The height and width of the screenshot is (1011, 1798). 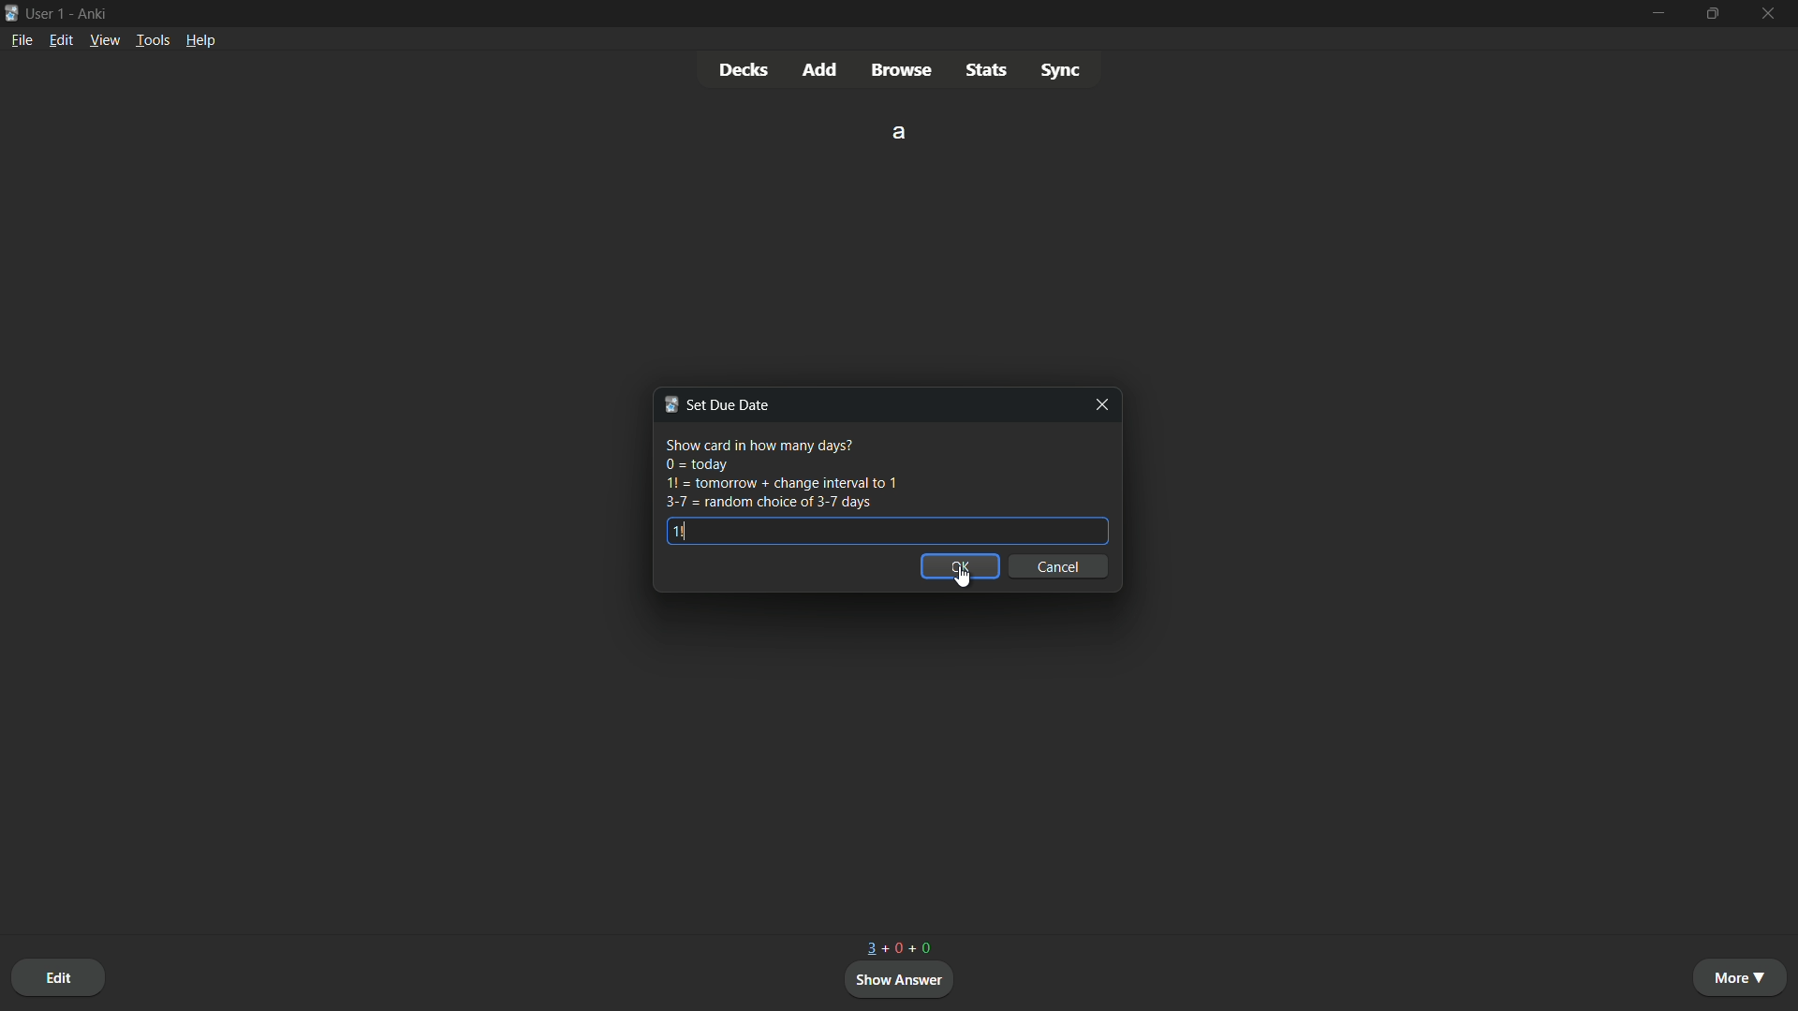 What do you see at coordinates (153, 40) in the screenshot?
I see `tools menu` at bounding box center [153, 40].